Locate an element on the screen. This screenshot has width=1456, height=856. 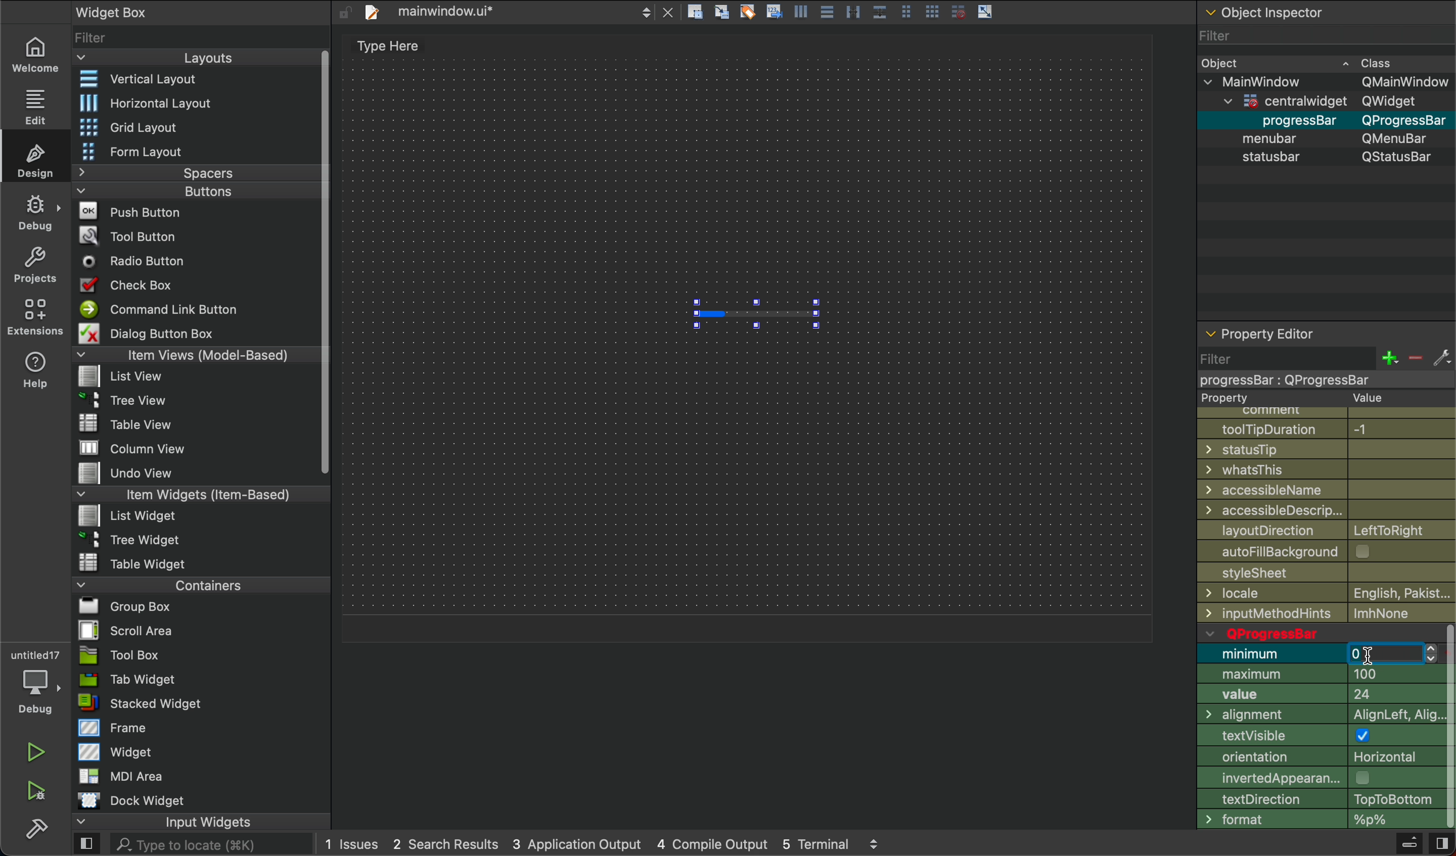
Dialog Button is located at coordinates (160, 333).